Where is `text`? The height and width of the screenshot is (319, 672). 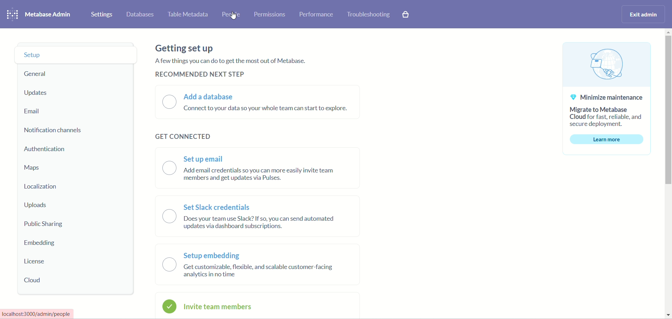 text is located at coordinates (267, 109).